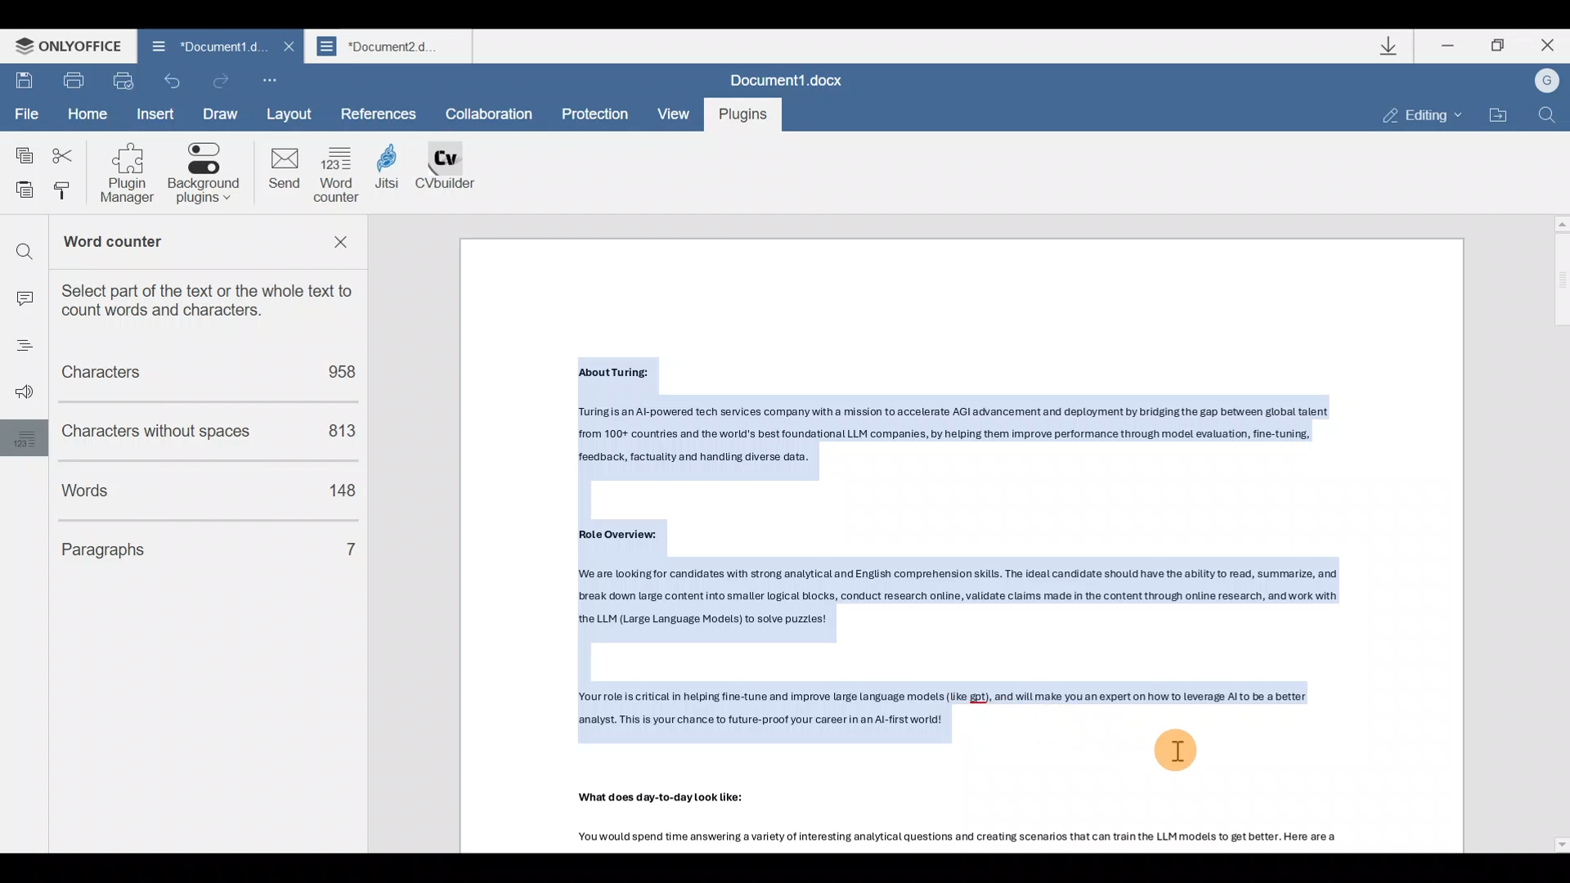 This screenshot has width=1570, height=883. I want to click on CV builder, so click(455, 175).